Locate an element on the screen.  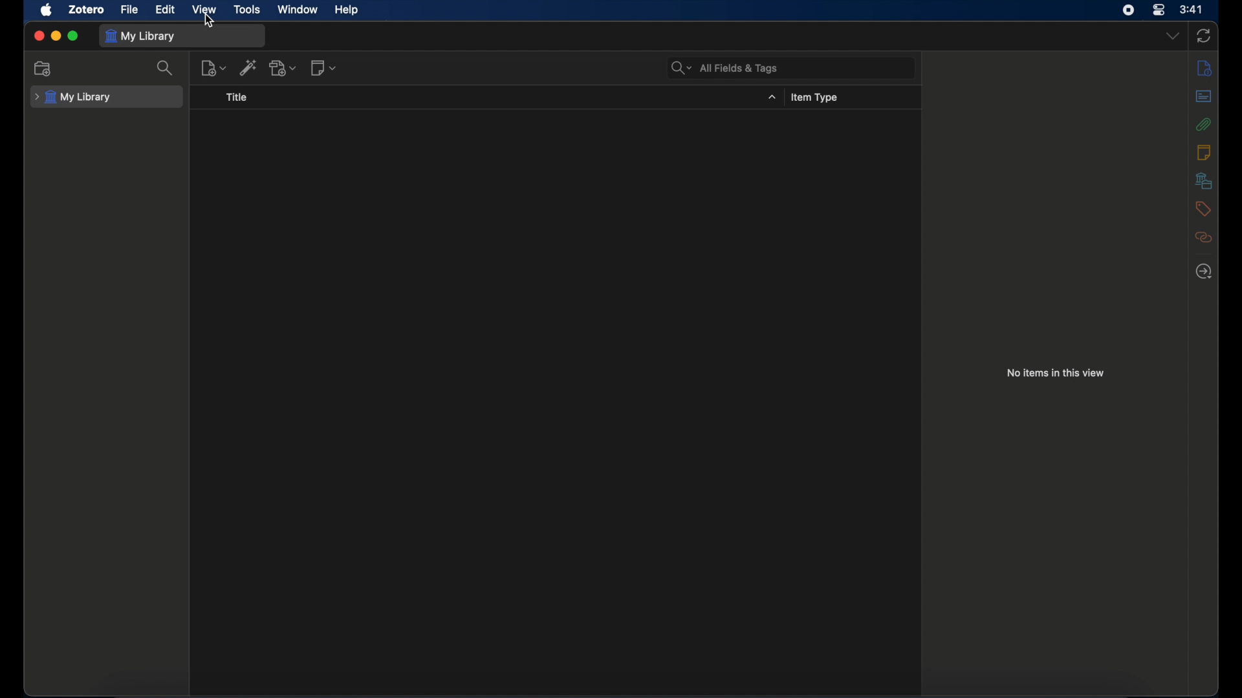
apple icon is located at coordinates (47, 10).